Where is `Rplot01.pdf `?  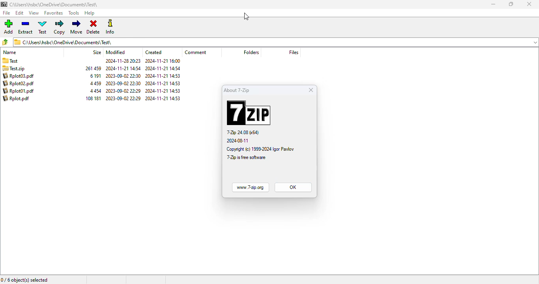 Rplot01.pdf  is located at coordinates (19, 91).